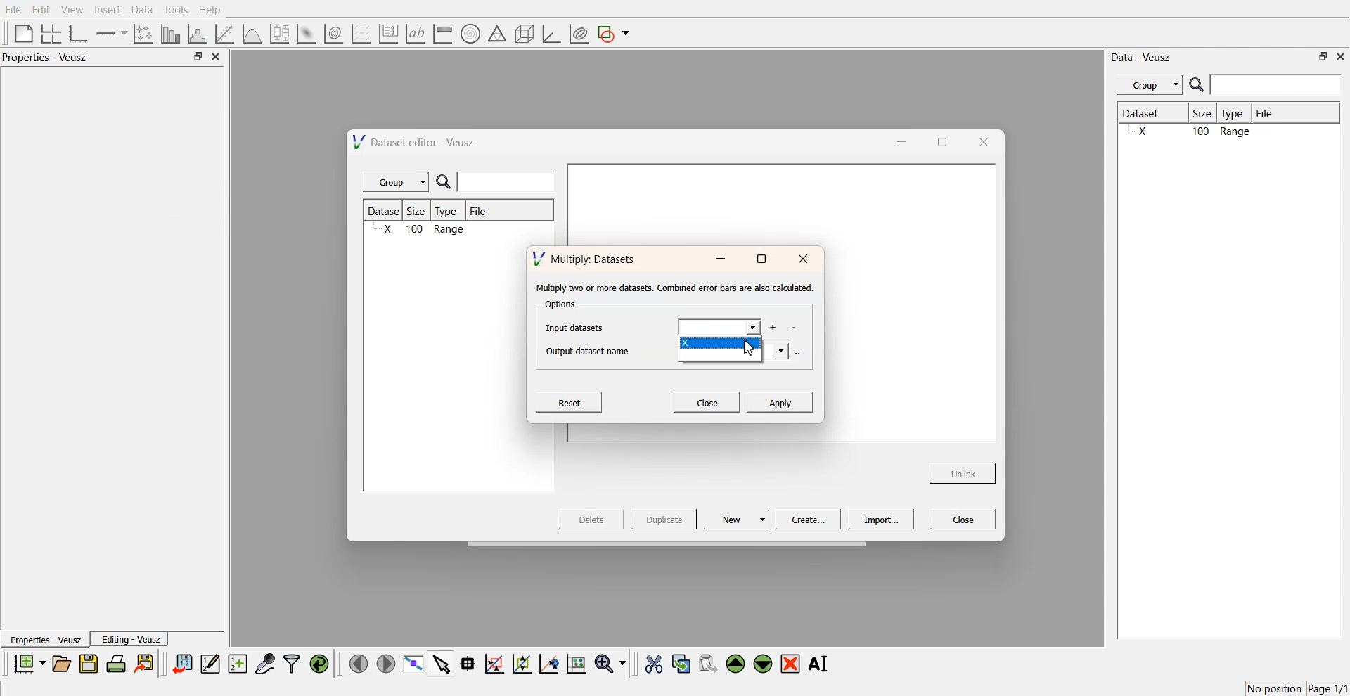 Image resolution: width=1350 pixels, height=696 pixels. I want to click on view plot full screen, so click(413, 664).